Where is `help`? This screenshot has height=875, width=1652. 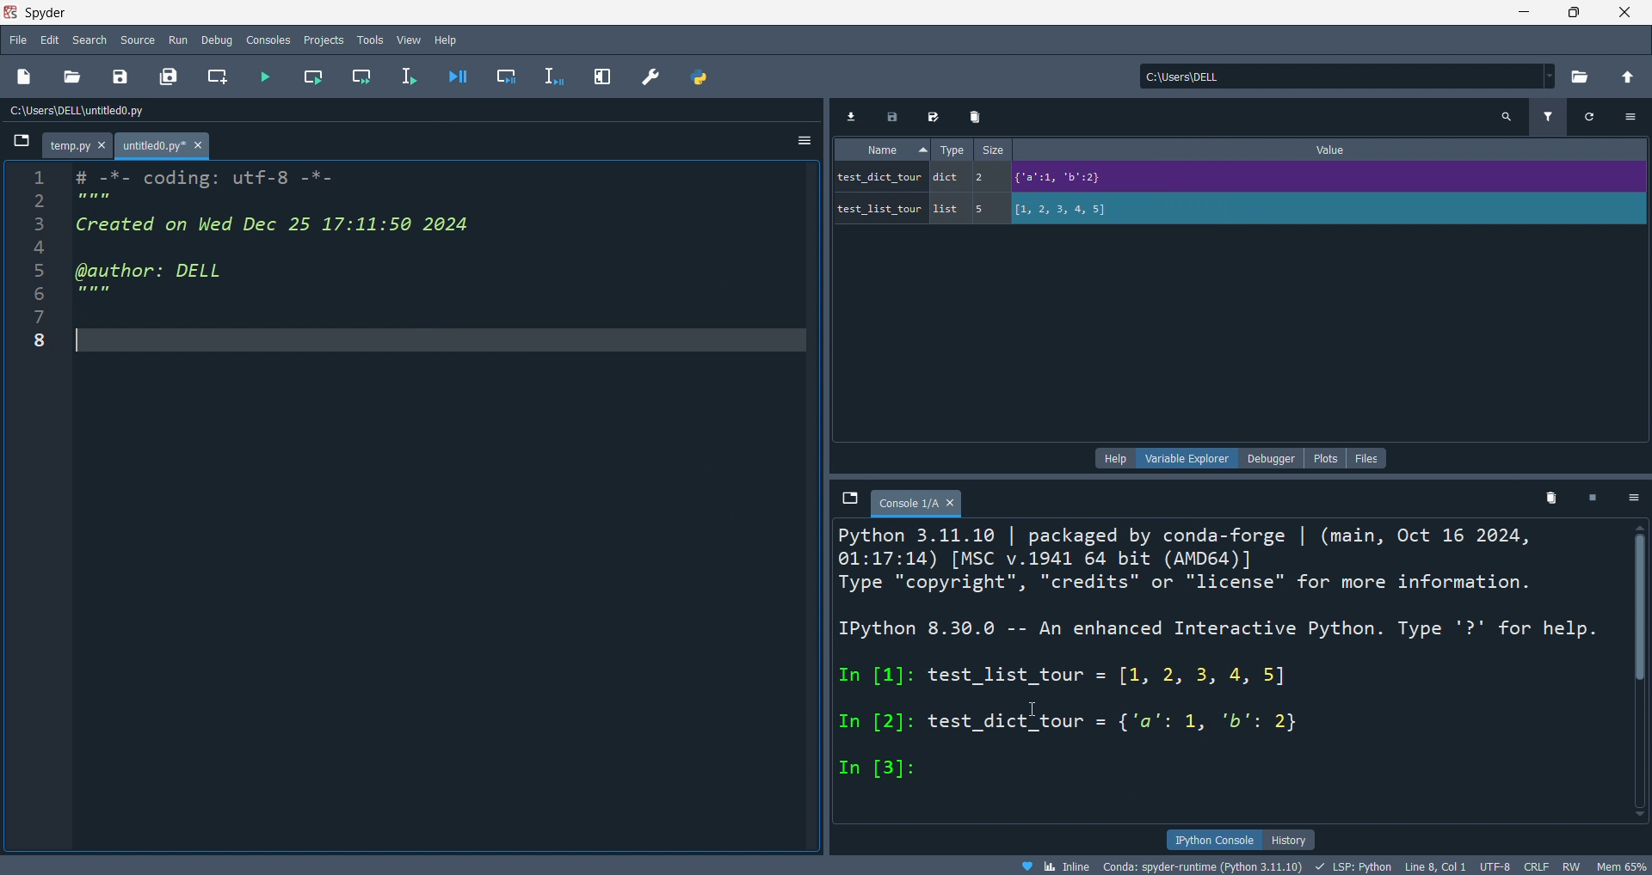
help is located at coordinates (447, 40).